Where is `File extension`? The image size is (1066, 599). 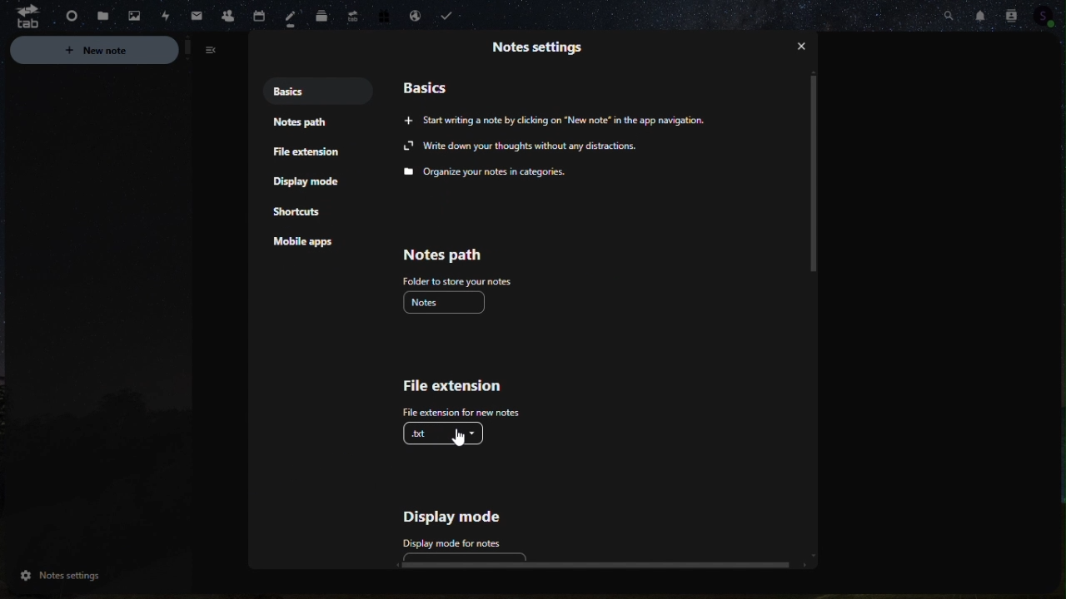 File extension is located at coordinates (309, 153).